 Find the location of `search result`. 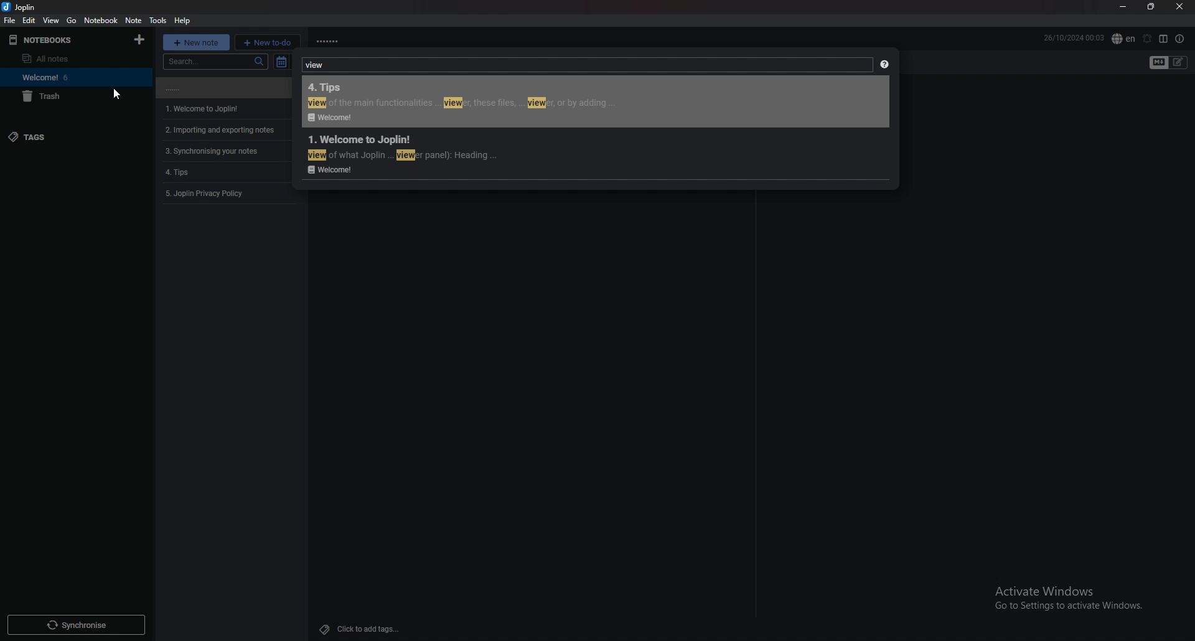

search result is located at coordinates (594, 154).